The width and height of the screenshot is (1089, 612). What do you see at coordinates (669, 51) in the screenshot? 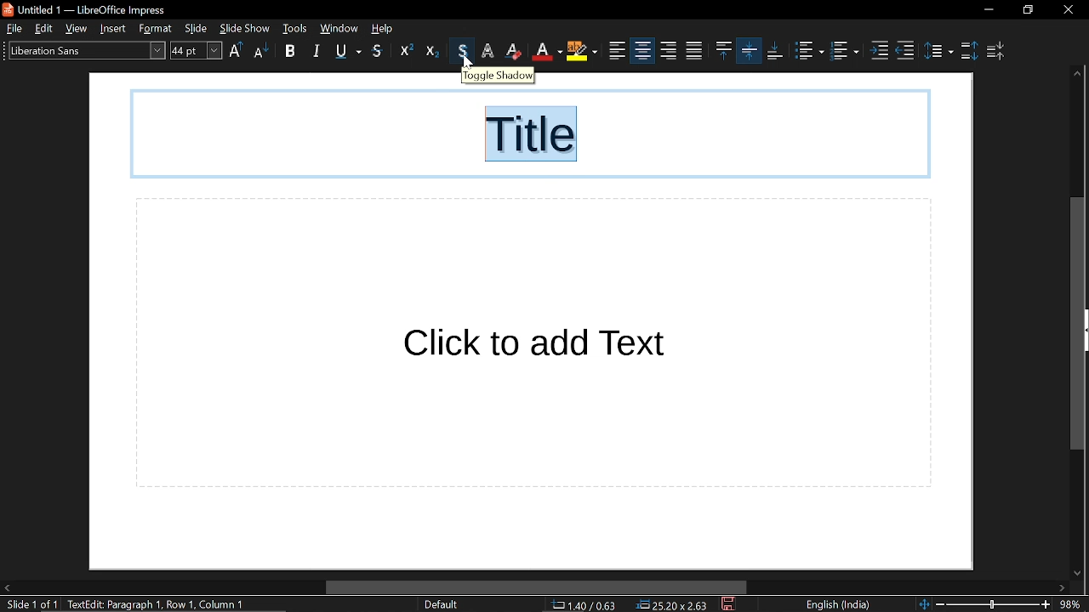
I see `justified` at bounding box center [669, 51].